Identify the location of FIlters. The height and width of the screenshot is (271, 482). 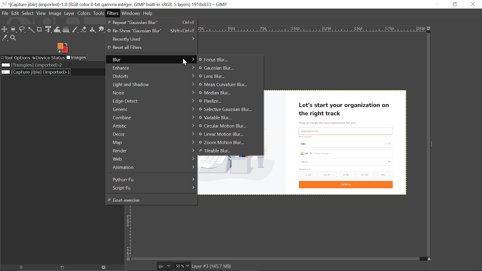
(113, 13).